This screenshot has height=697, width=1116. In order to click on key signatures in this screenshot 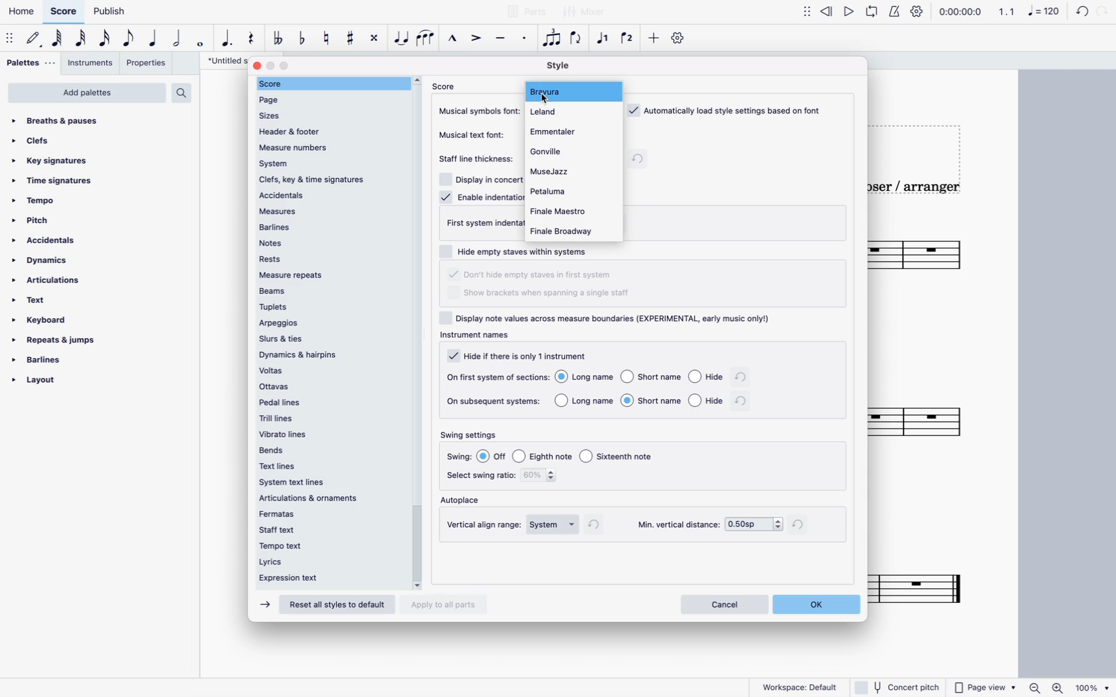, I will do `click(52, 160)`.